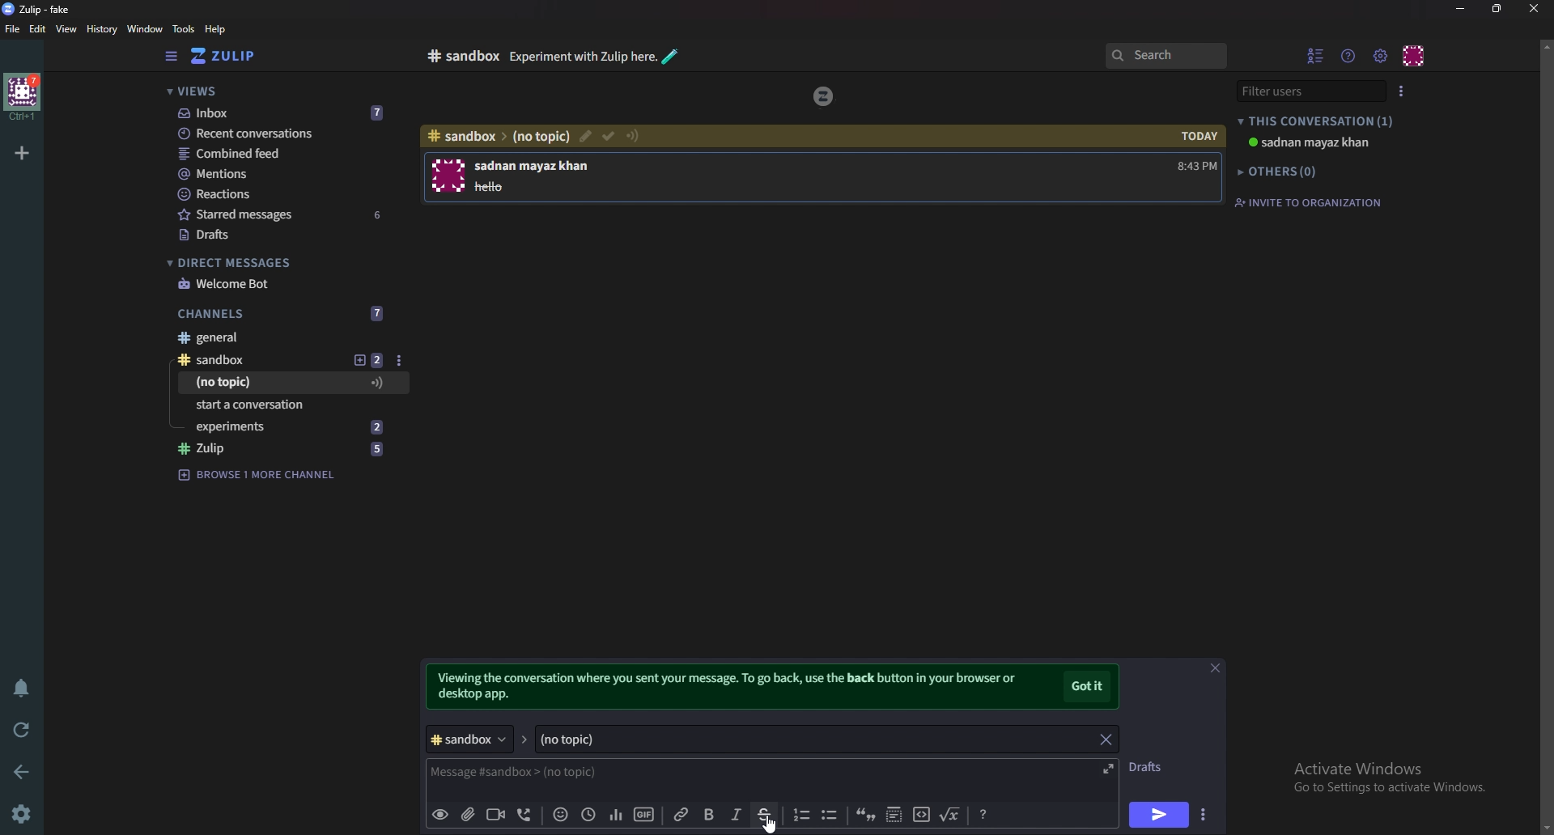 The height and width of the screenshot is (835, 1554). What do you see at coordinates (495, 817) in the screenshot?
I see `Video call` at bounding box center [495, 817].